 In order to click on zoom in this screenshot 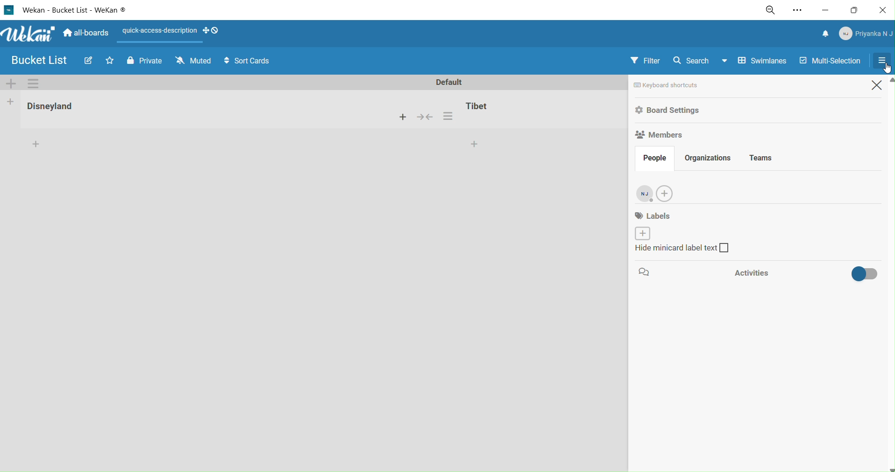, I will do `click(771, 10)`.